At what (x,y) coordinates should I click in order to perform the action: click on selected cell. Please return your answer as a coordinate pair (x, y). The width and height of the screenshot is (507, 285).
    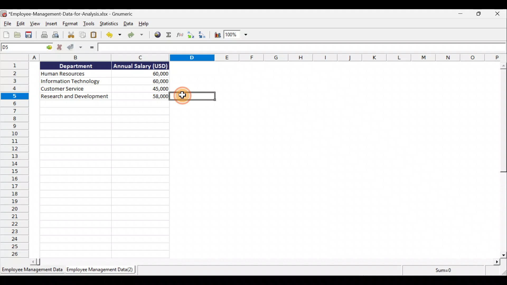
    Looking at the image, I should click on (192, 96).